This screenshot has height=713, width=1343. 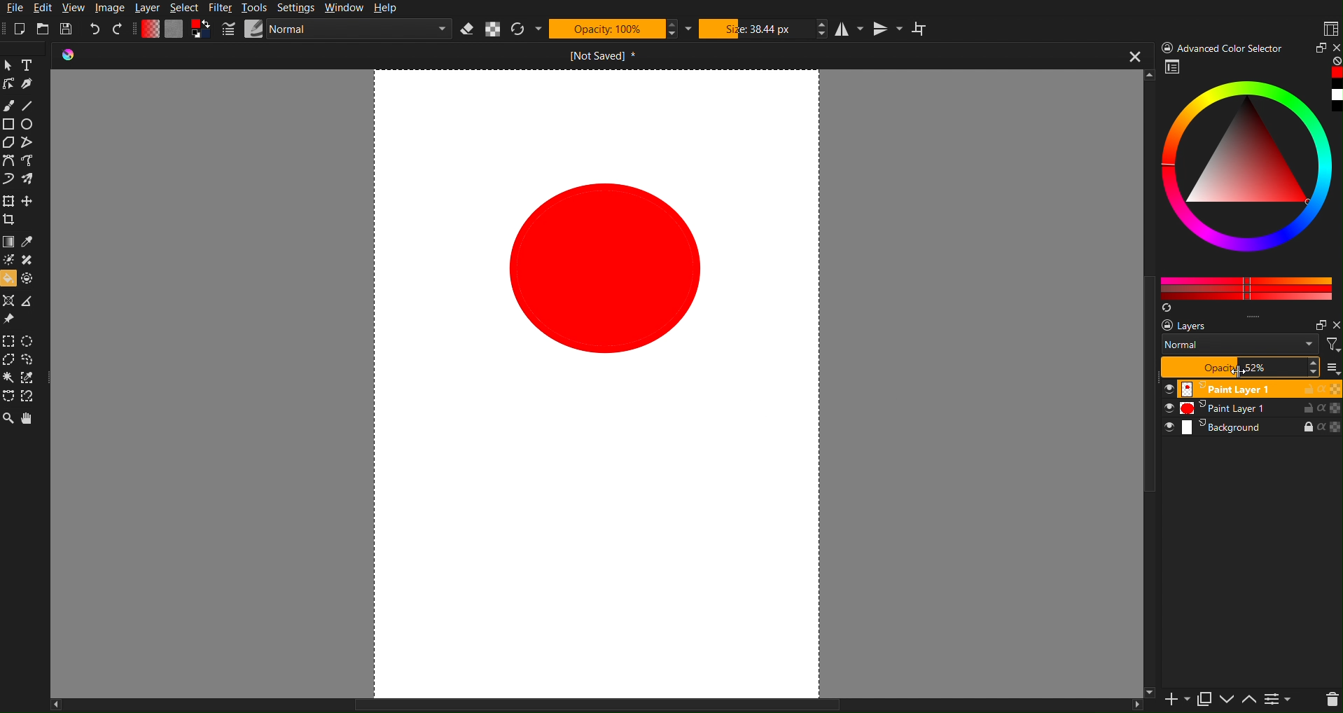 I want to click on Alpha , so click(x=494, y=30).